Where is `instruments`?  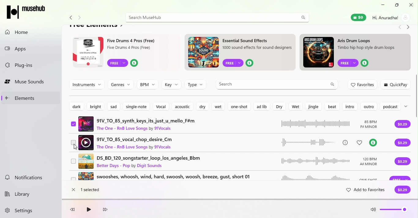
instruments is located at coordinates (87, 84).